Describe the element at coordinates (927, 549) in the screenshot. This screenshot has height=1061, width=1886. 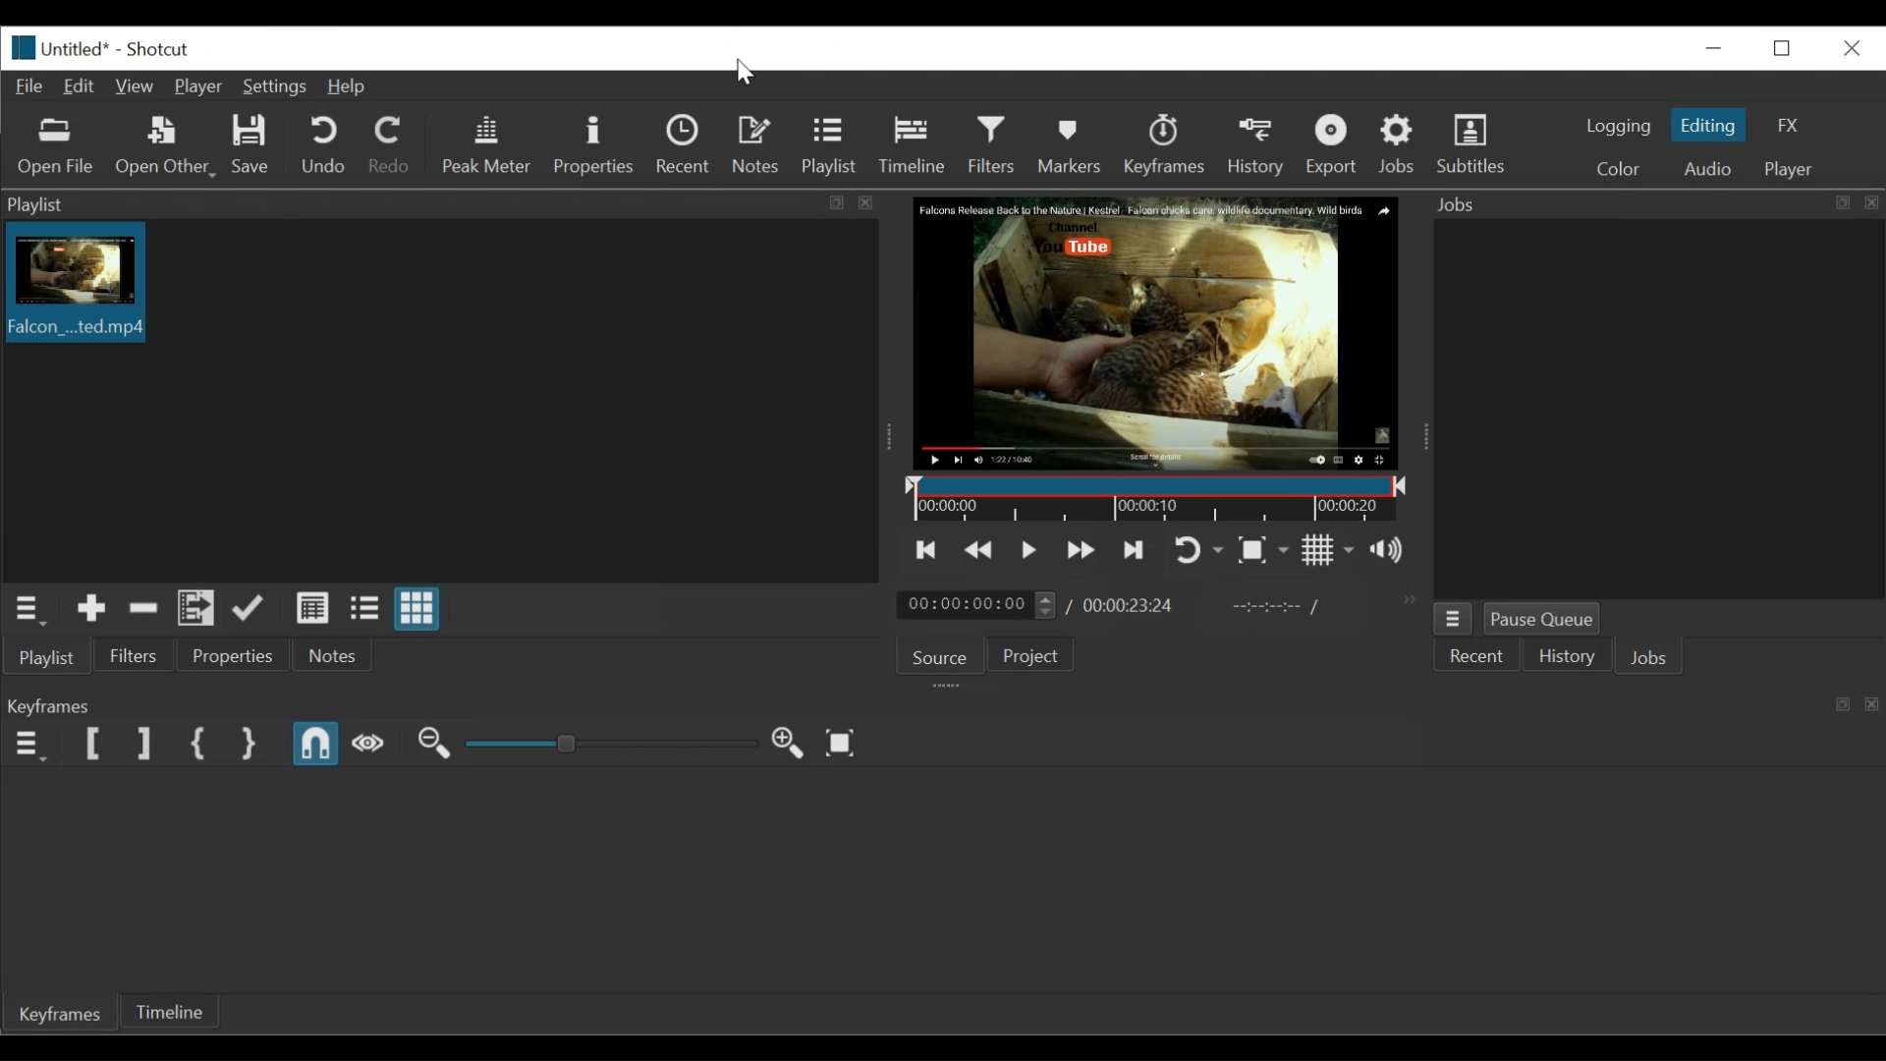
I see `Skip to the previous point` at that location.